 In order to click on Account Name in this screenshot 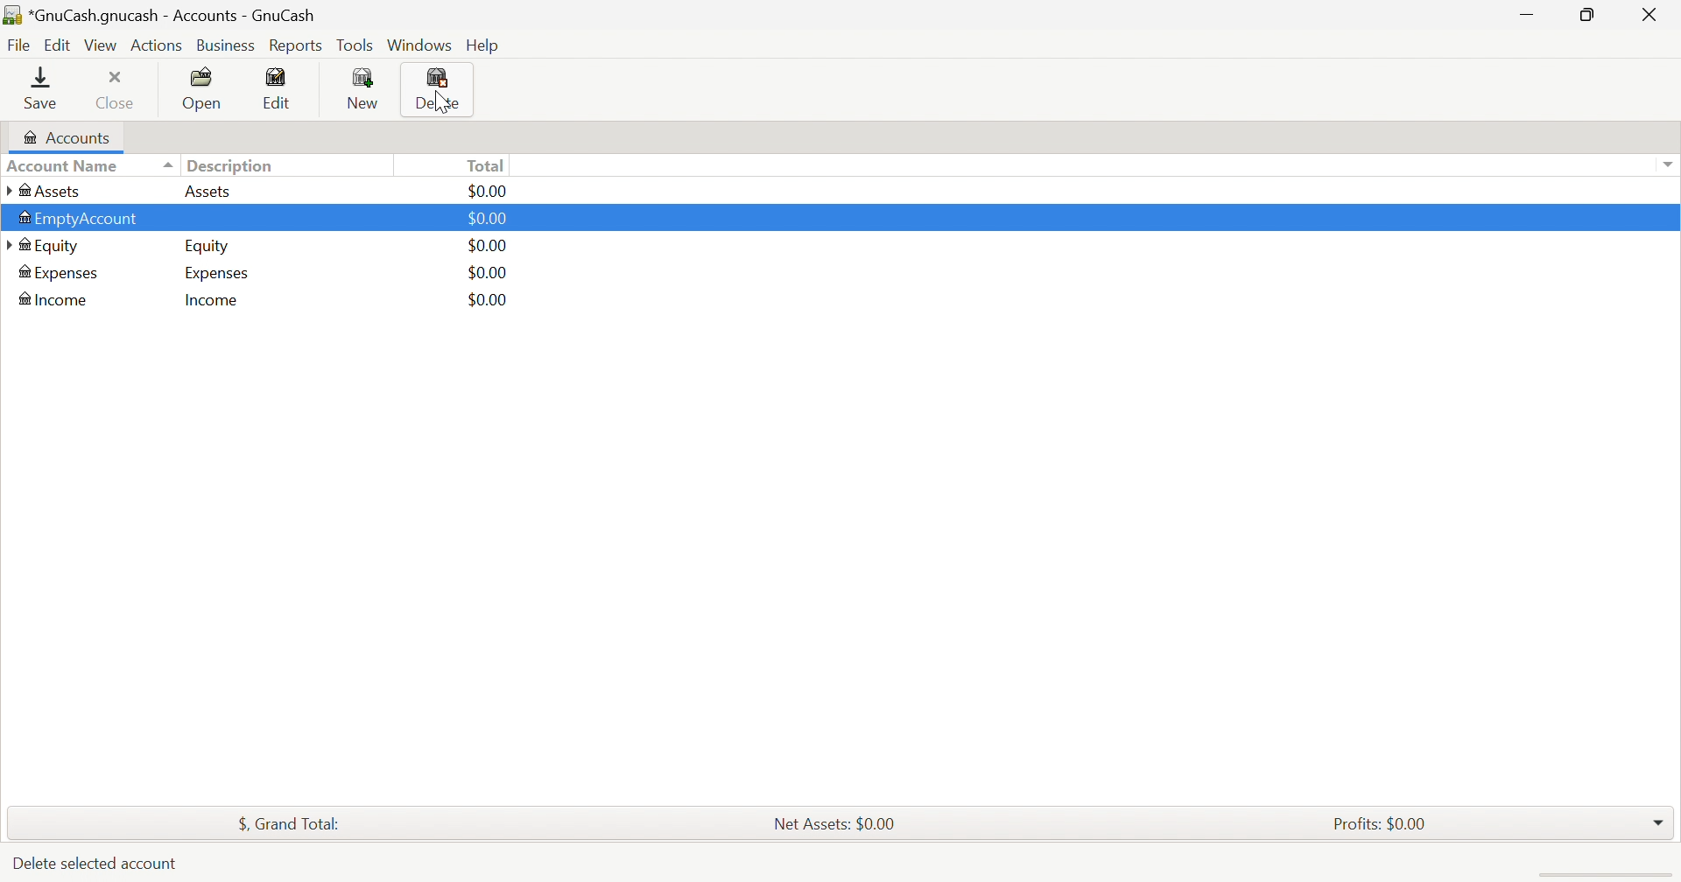, I will do `click(90, 166)`.